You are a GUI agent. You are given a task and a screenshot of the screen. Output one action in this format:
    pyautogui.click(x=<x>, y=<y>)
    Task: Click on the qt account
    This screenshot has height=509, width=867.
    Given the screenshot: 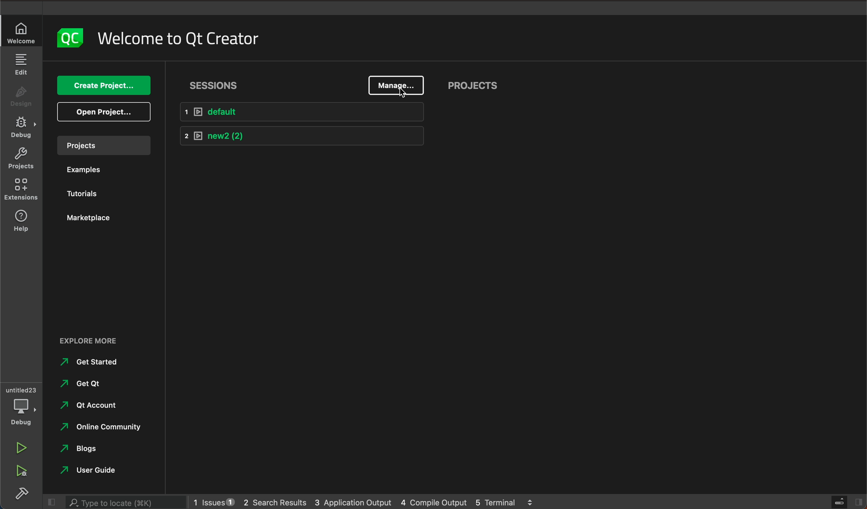 What is the action you would take?
    pyautogui.click(x=90, y=405)
    